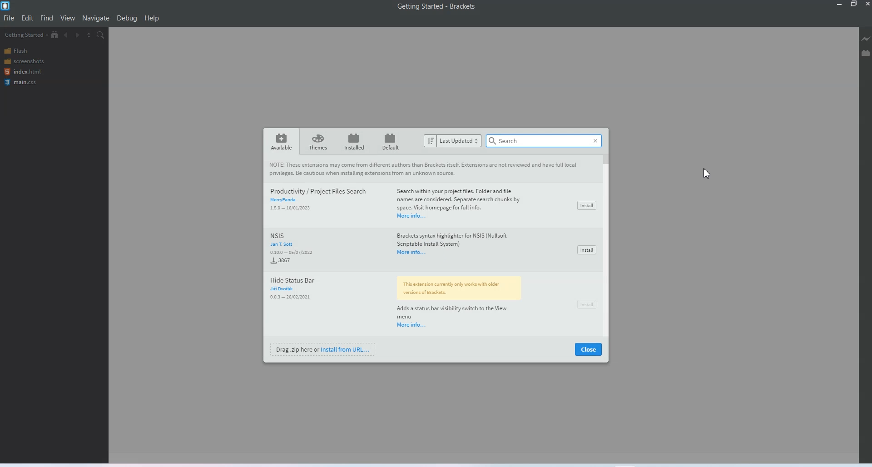 The height and width of the screenshot is (467, 872). Describe the element at coordinates (867, 38) in the screenshot. I see `Live preview` at that location.